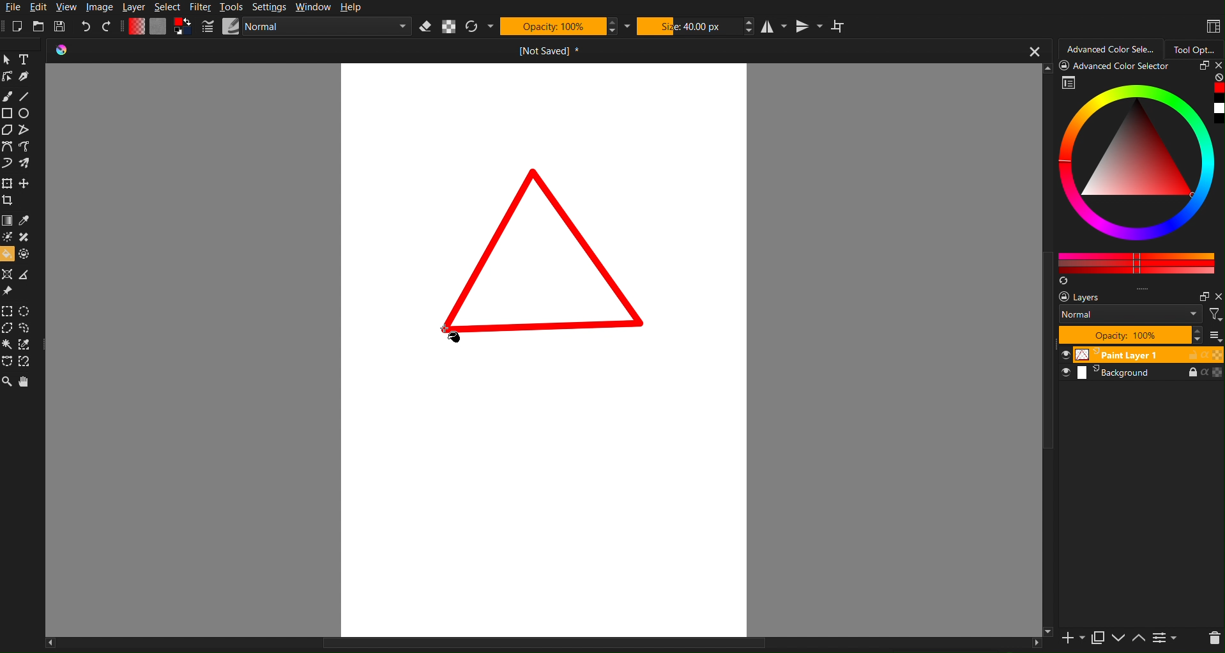 Image resolution: width=1225 pixels, height=653 pixels. Describe the element at coordinates (39, 26) in the screenshot. I see `Open` at that location.